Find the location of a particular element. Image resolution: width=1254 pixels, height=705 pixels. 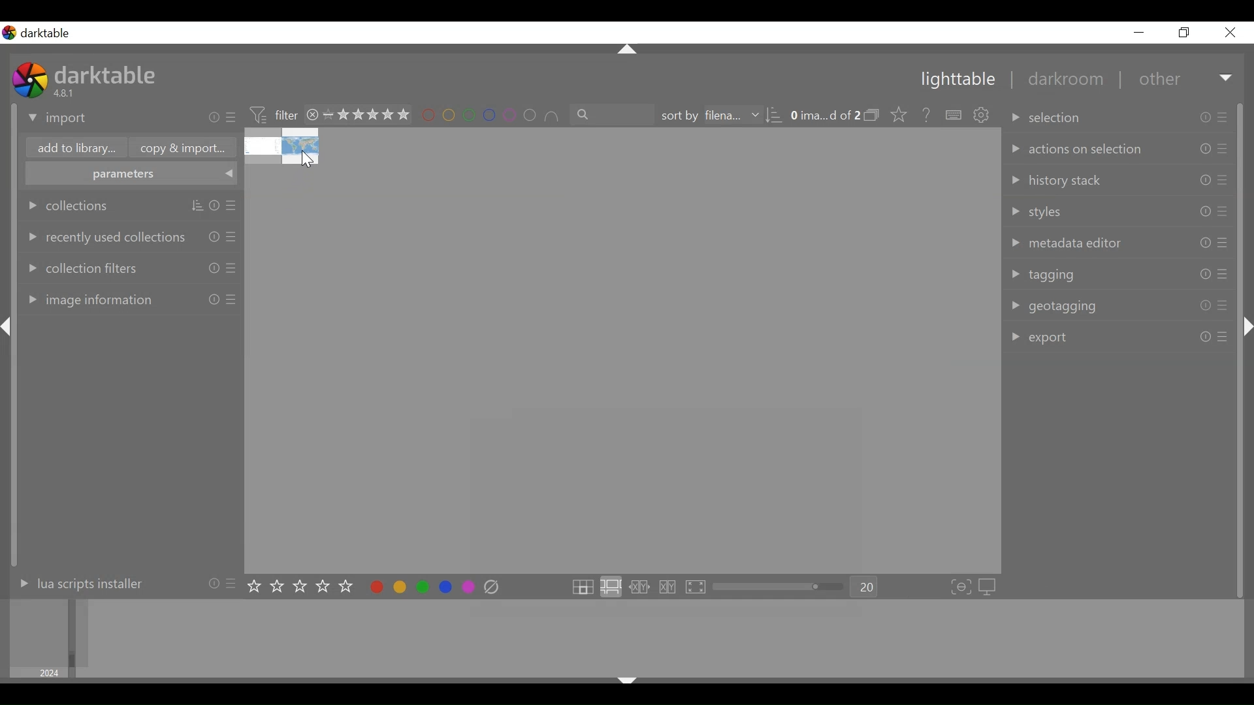

click to enter full preview is located at coordinates (698, 587).